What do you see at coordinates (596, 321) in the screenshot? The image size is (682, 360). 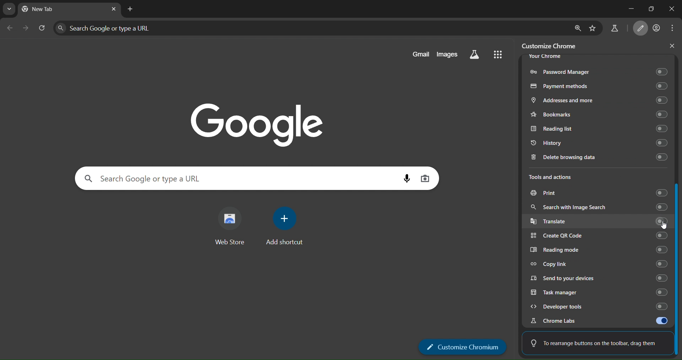 I see `chrome labs` at bounding box center [596, 321].